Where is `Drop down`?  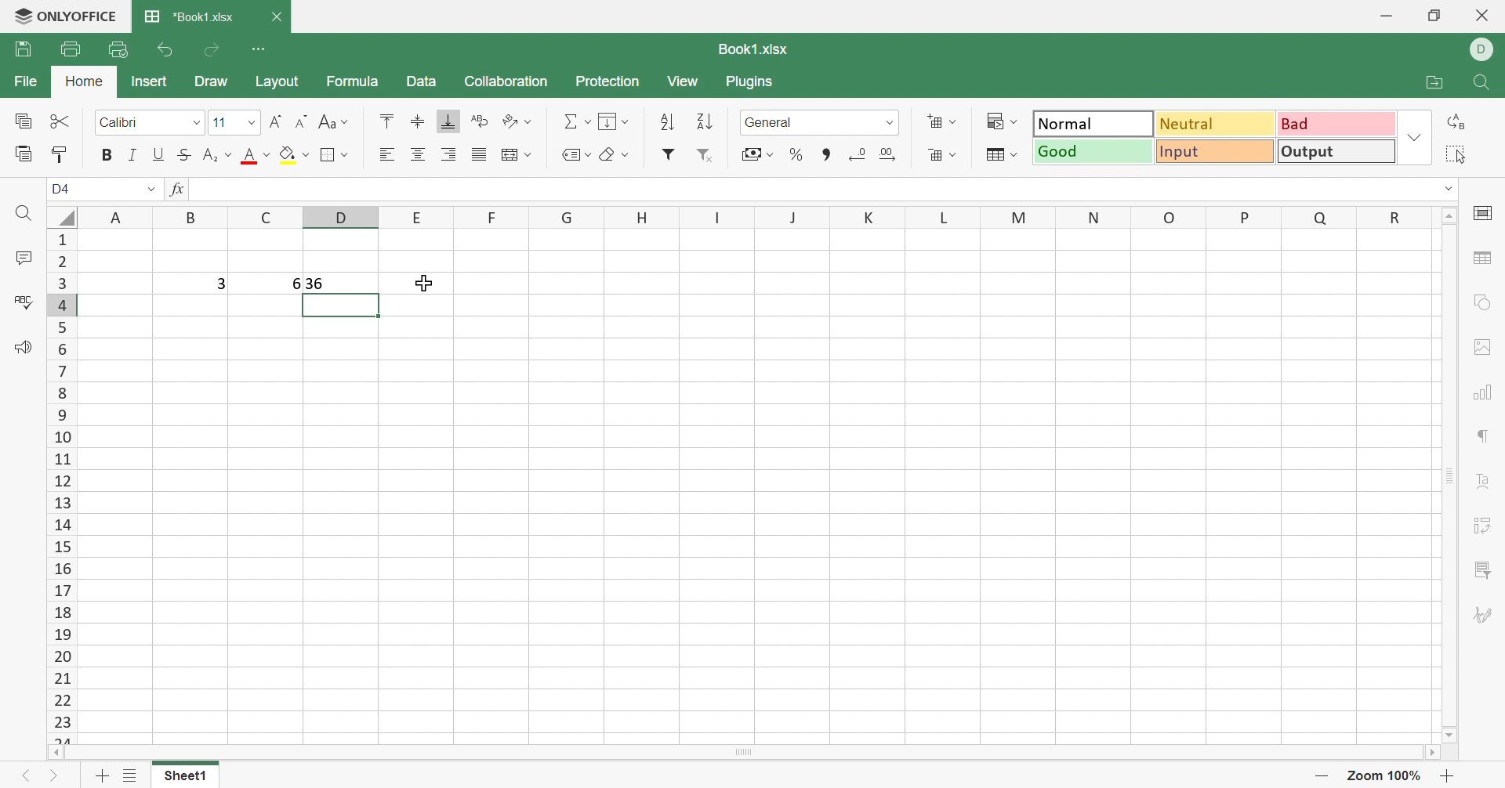
Drop down is located at coordinates (153, 190).